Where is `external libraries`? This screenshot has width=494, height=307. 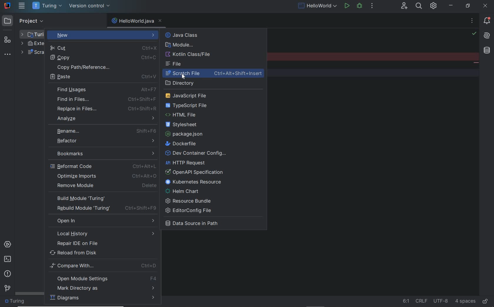 external libraries is located at coordinates (32, 44).